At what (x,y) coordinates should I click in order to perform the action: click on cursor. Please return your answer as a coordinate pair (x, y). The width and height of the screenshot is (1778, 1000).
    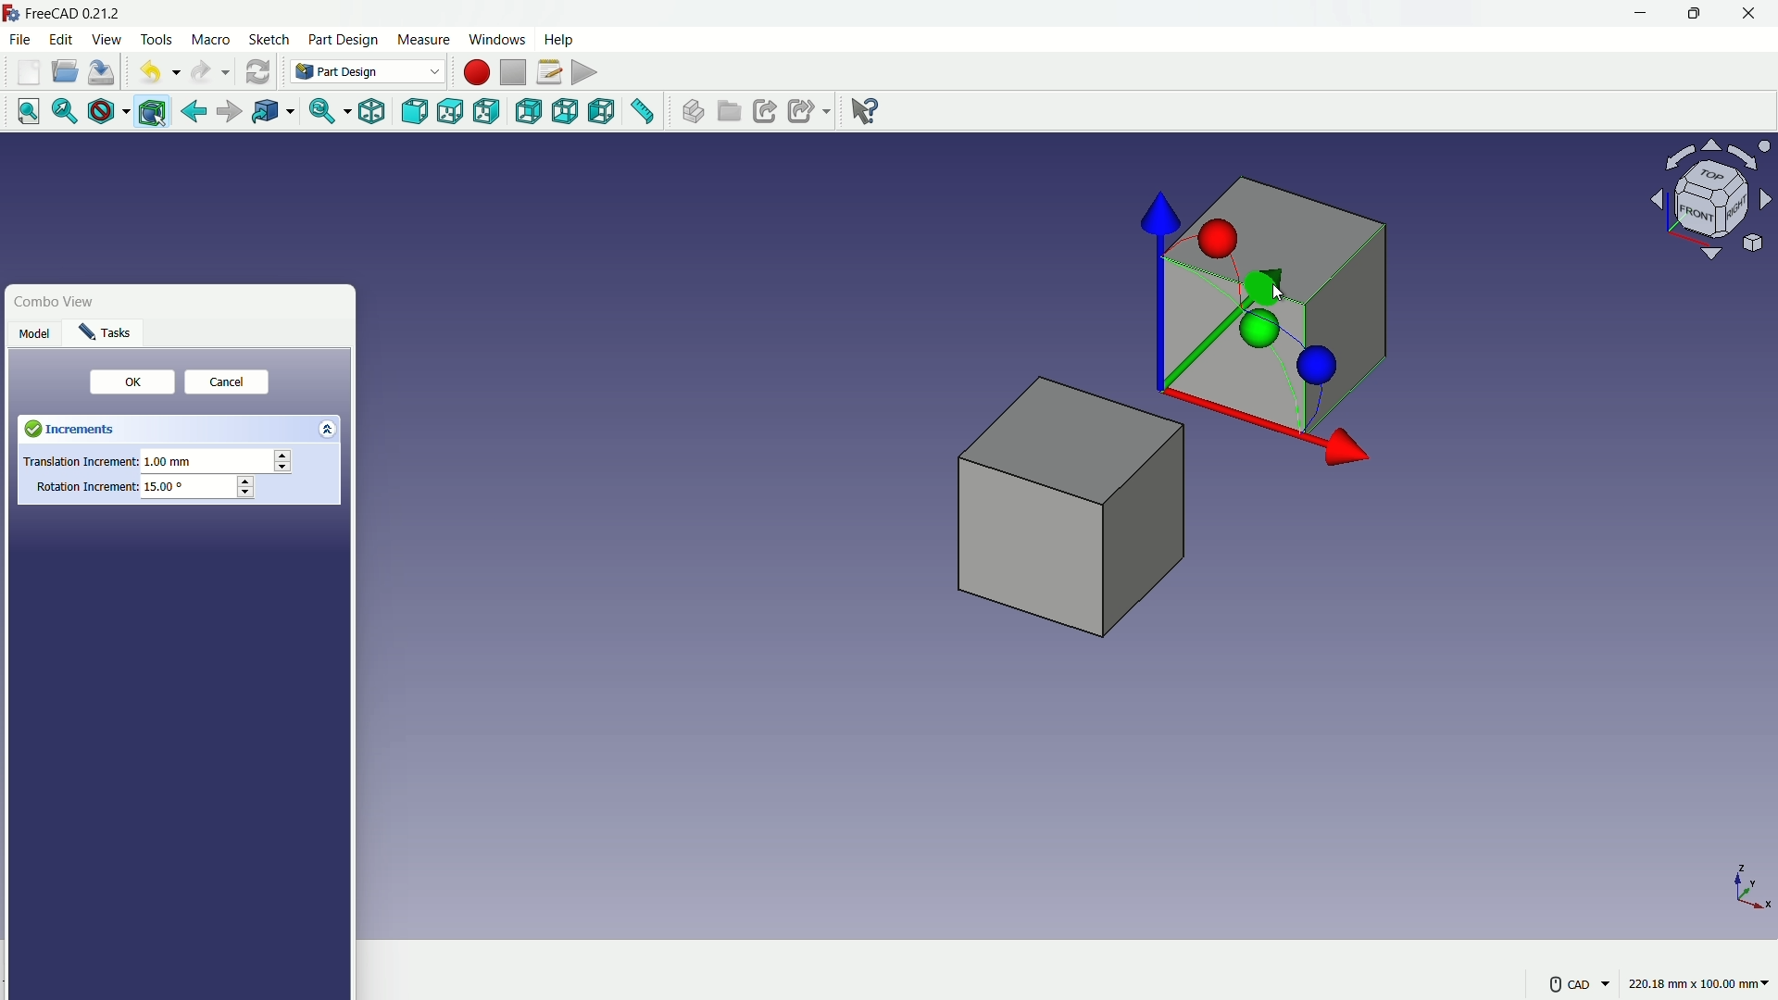
    Looking at the image, I should click on (1278, 295).